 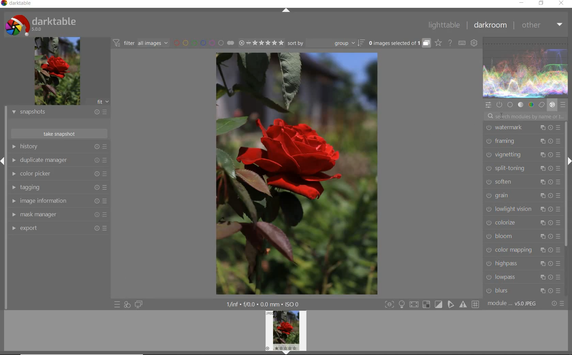 I want to click on click to change overlays on thumbnails, so click(x=437, y=43).